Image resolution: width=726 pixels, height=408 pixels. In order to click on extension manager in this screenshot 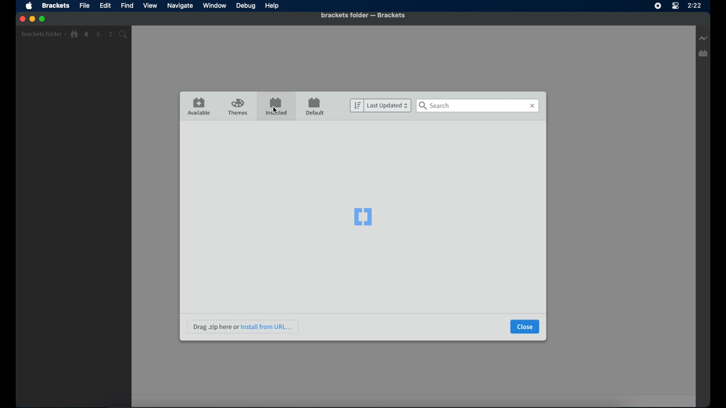, I will do `click(704, 54)`.